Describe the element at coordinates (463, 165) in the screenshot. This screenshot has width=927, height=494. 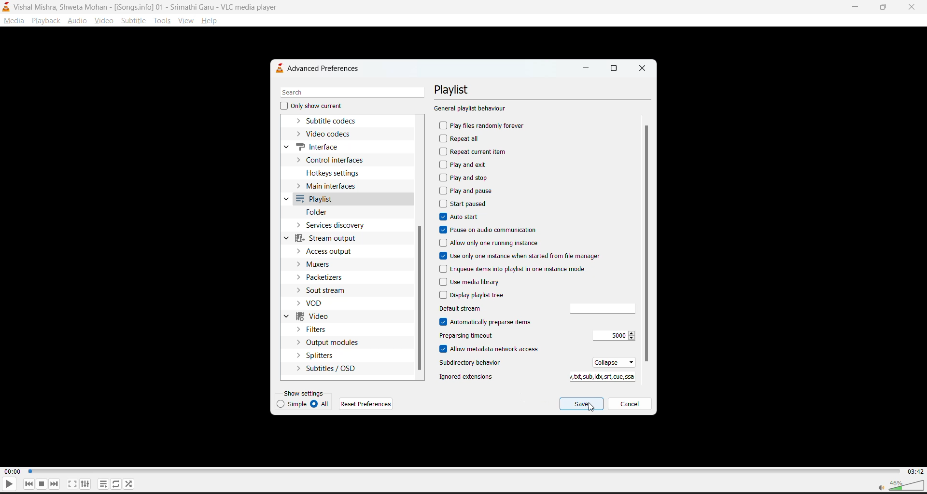
I see `play and exit` at that location.